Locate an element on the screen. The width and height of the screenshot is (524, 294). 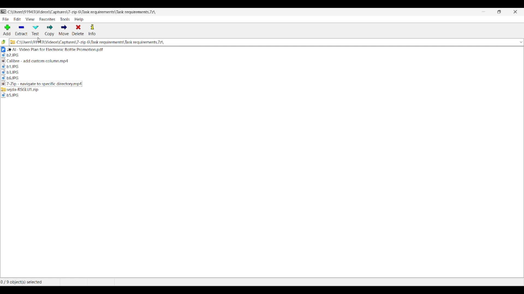
Add is located at coordinates (7, 30).